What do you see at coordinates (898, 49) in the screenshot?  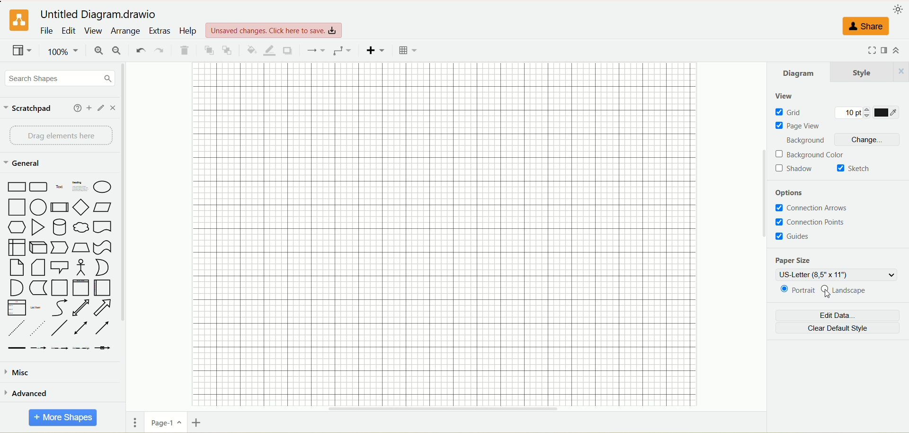 I see `collapse/expand` at bounding box center [898, 49].